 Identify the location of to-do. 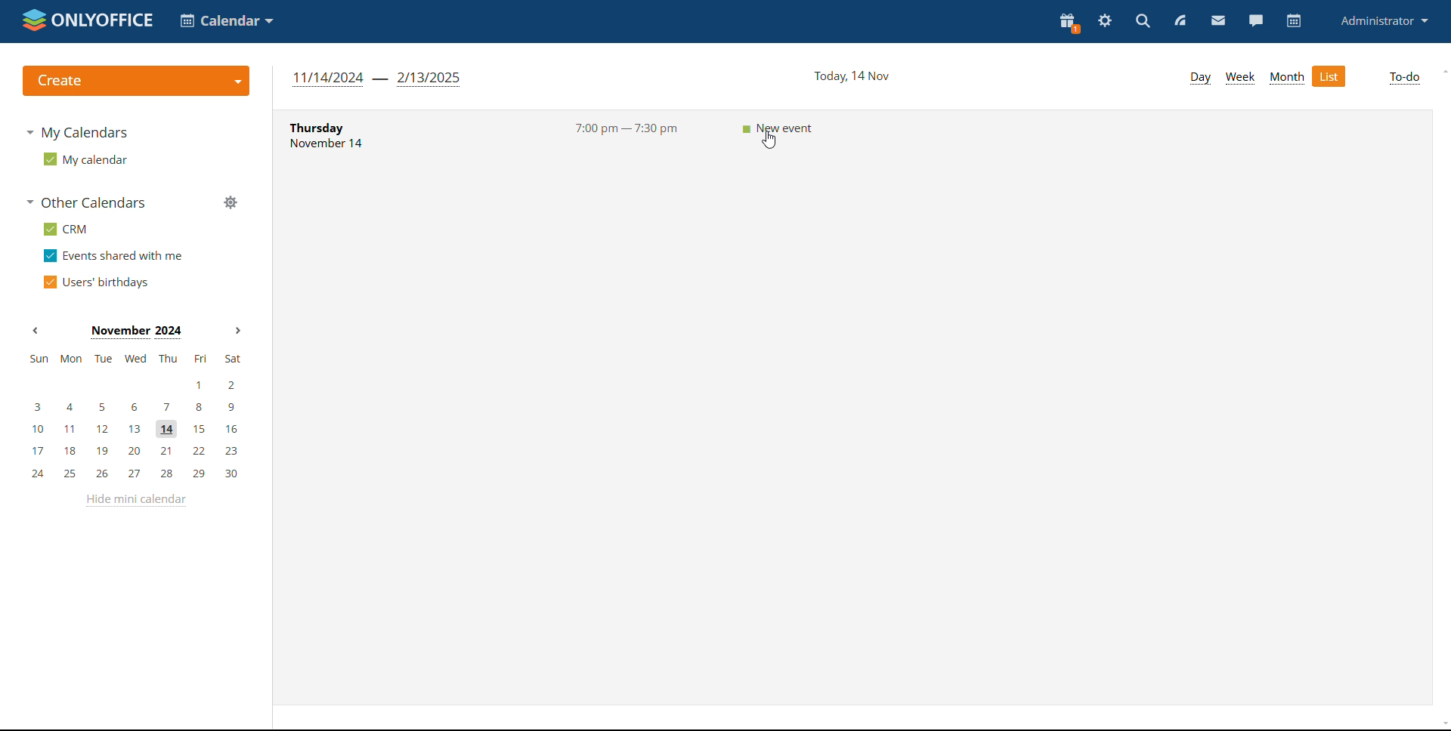
(1406, 79).